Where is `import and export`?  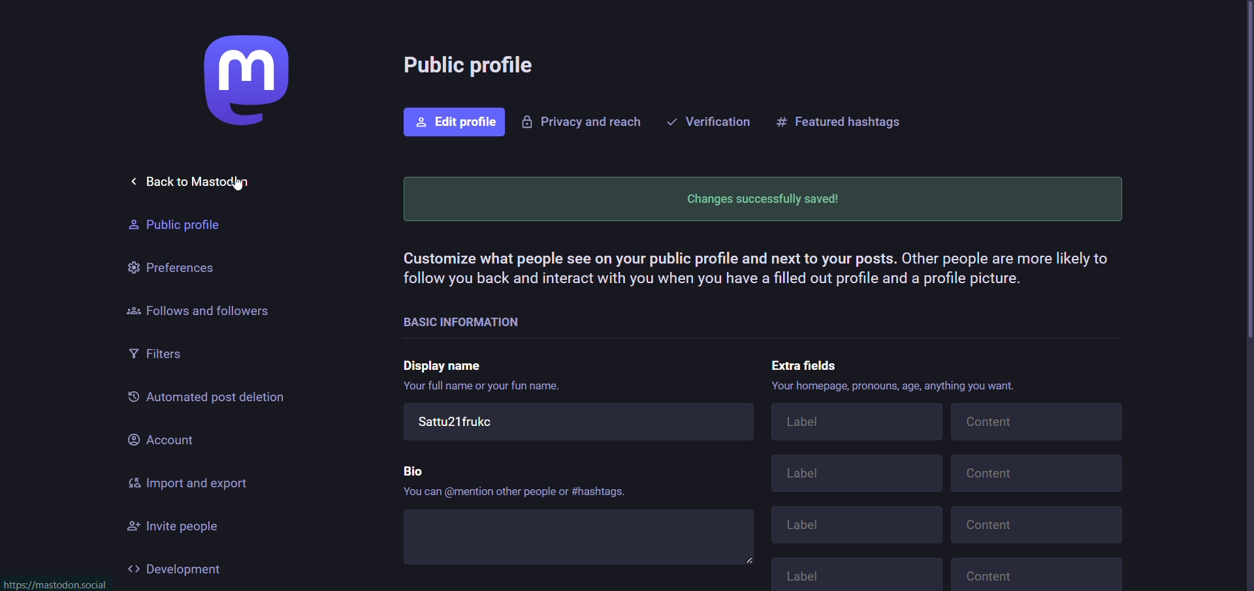
import and export is located at coordinates (189, 484).